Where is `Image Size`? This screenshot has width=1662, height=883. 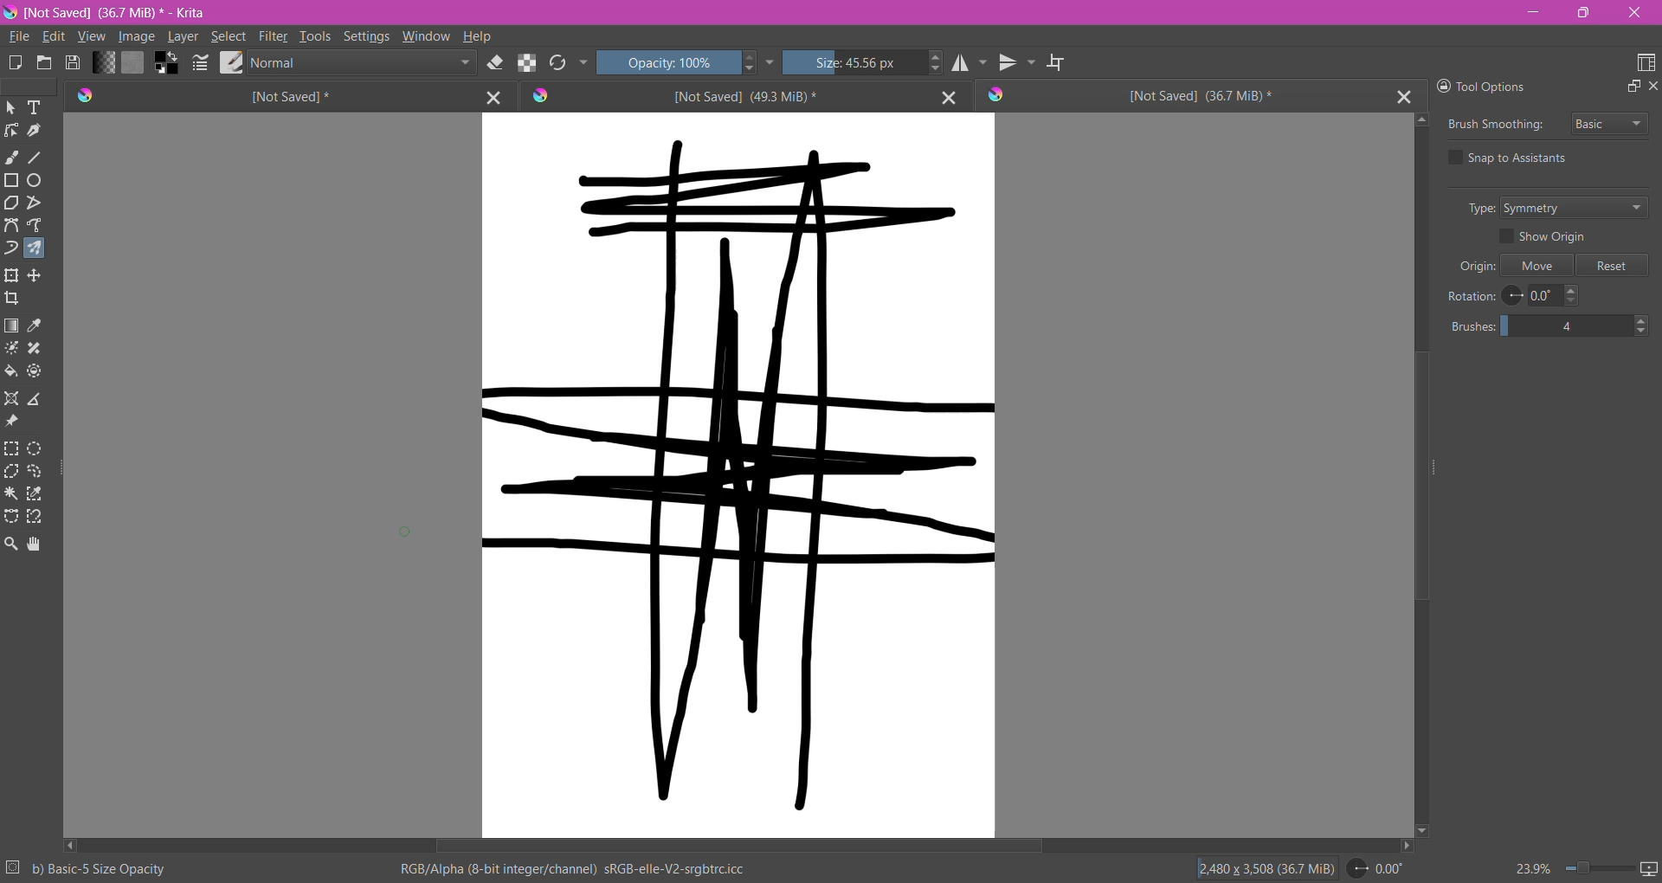 Image Size is located at coordinates (1261, 869).